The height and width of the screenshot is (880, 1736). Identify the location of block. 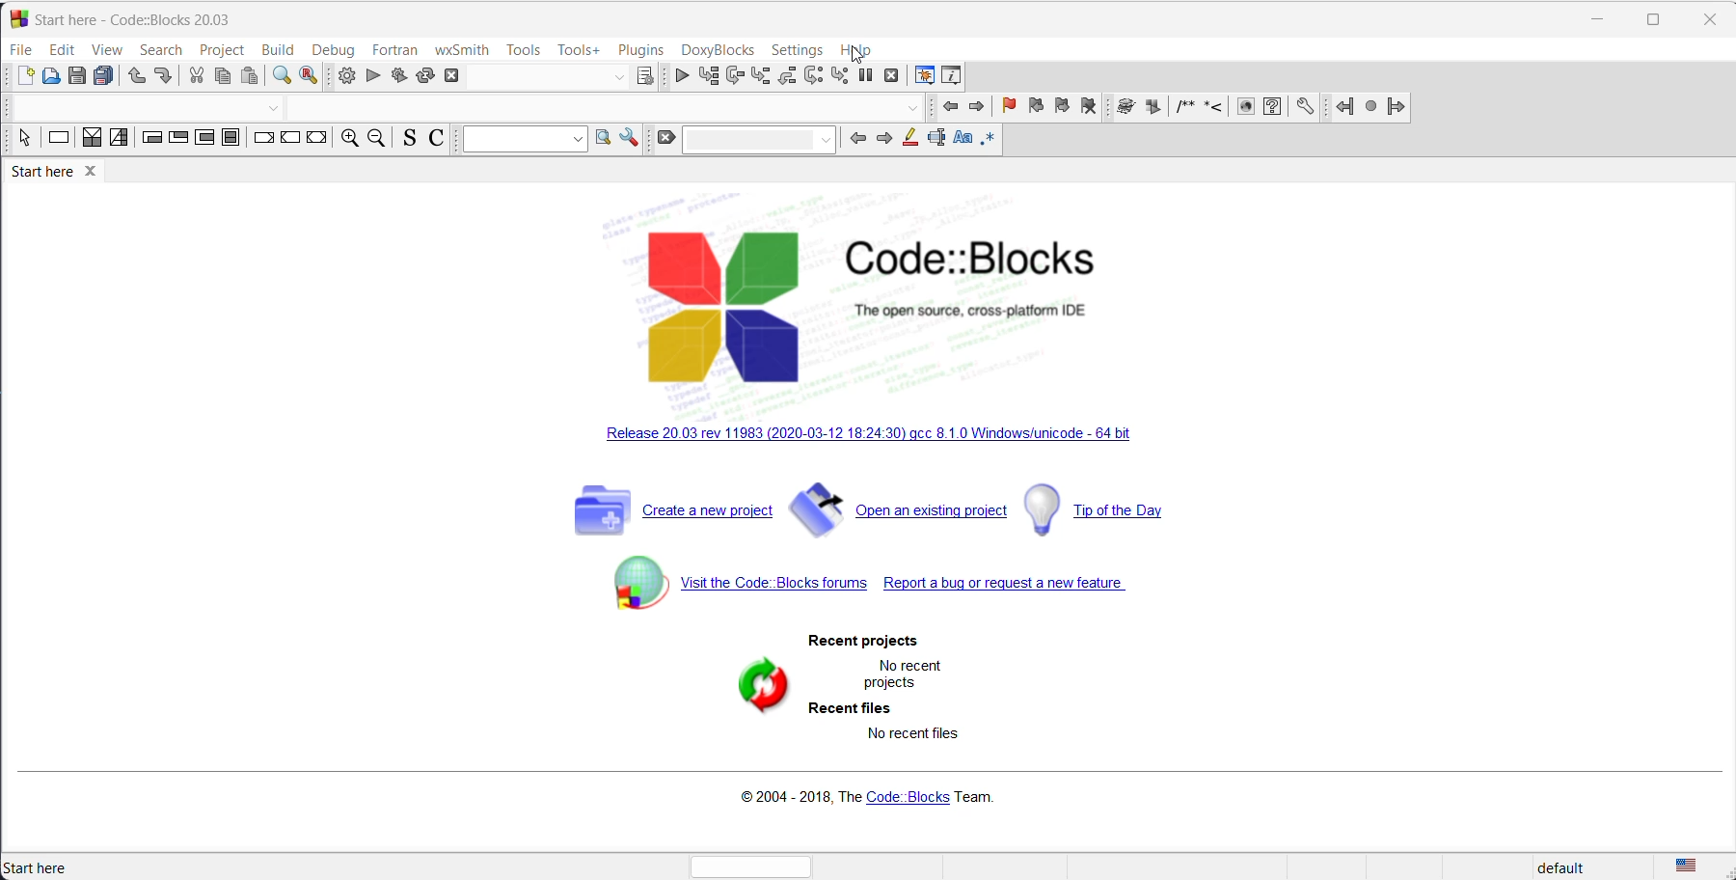
(1124, 108).